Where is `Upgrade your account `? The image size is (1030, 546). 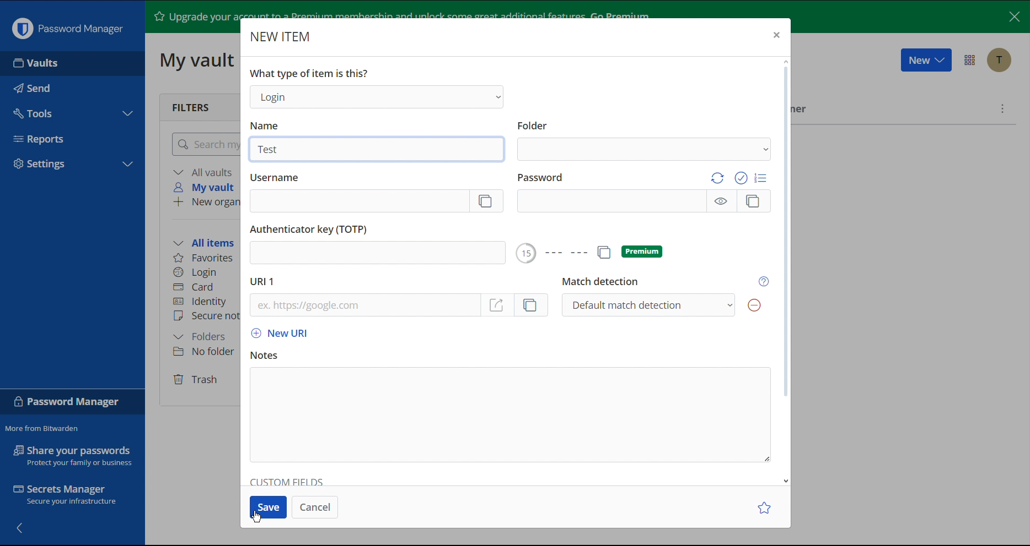
Upgrade your account  is located at coordinates (191, 16).